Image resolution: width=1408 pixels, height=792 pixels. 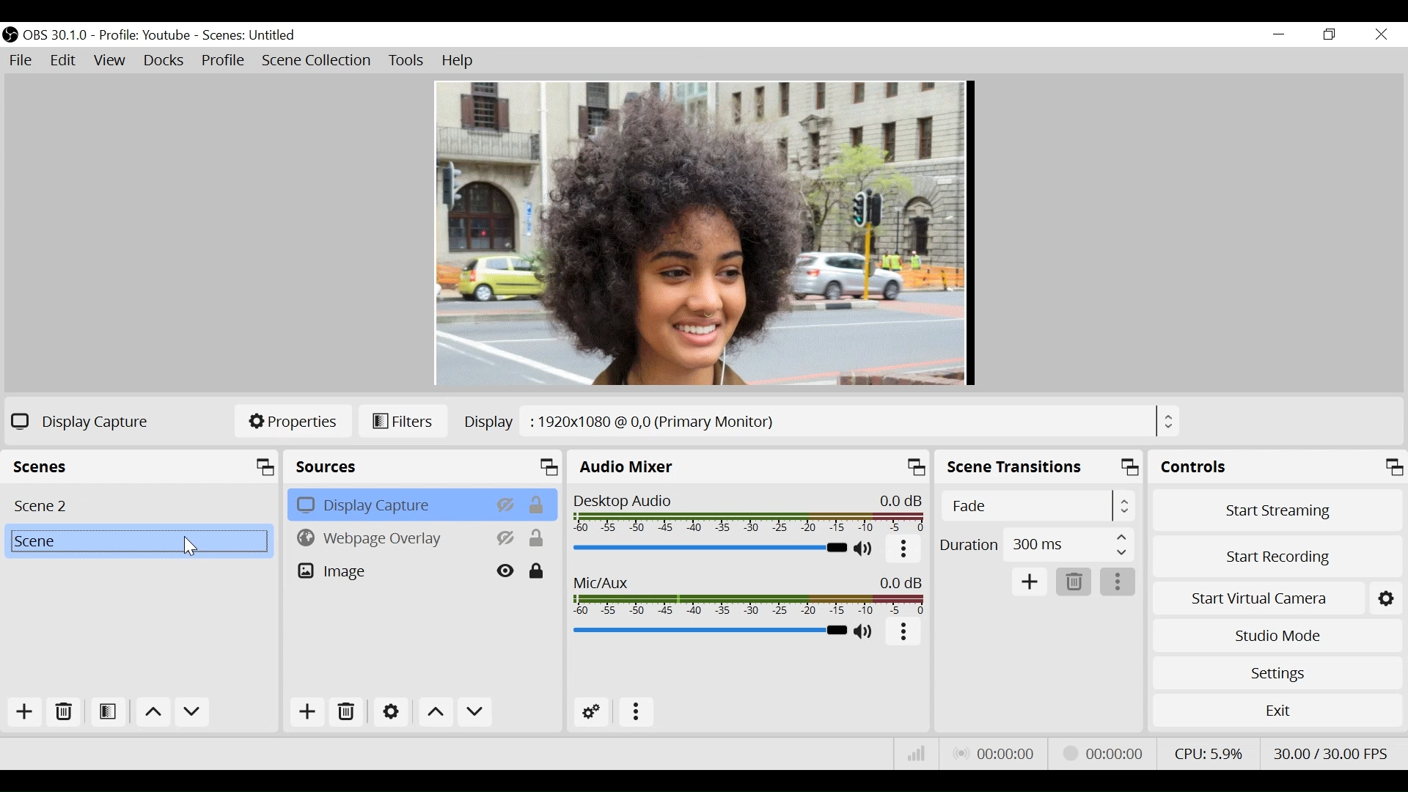 What do you see at coordinates (904, 631) in the screenshot?
I see `more options` at bounding box center [904, 631].